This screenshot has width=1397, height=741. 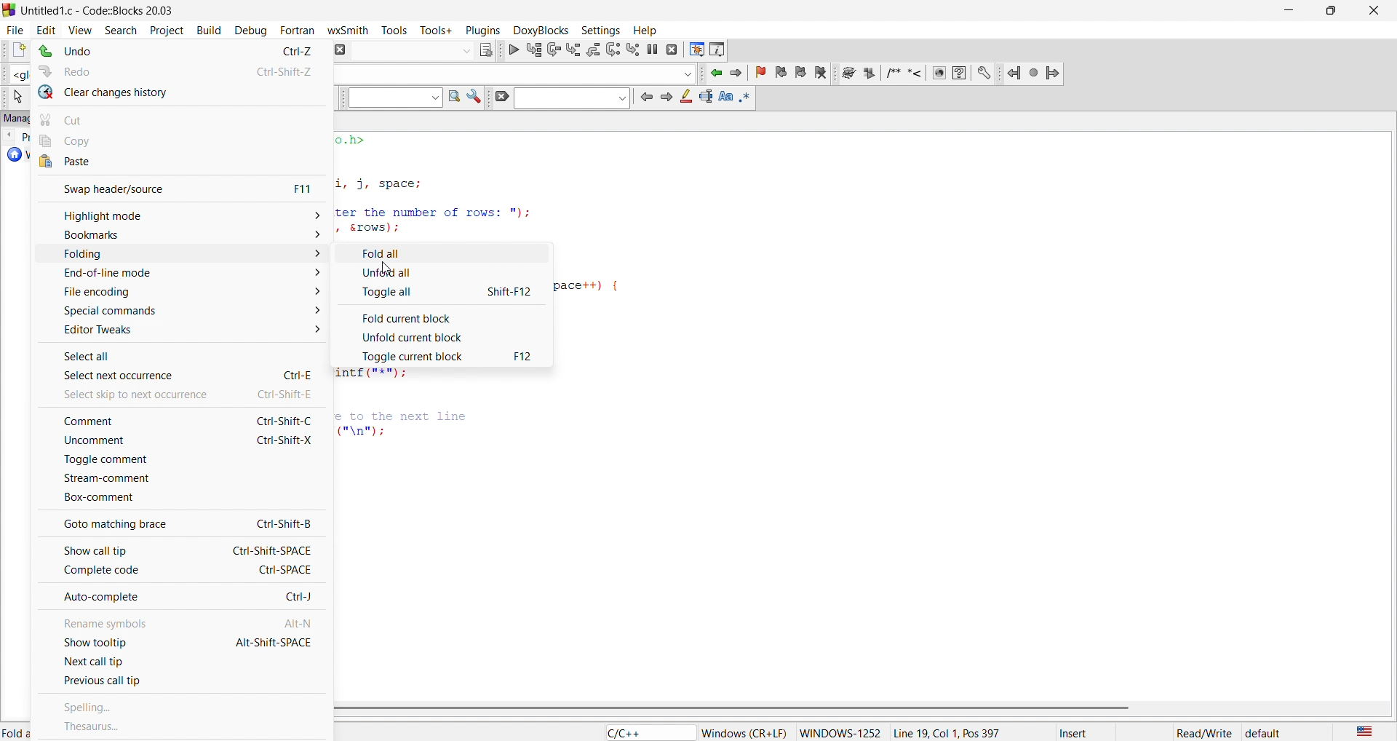 I want to click on select next occurence, so click(x=180, y=375).